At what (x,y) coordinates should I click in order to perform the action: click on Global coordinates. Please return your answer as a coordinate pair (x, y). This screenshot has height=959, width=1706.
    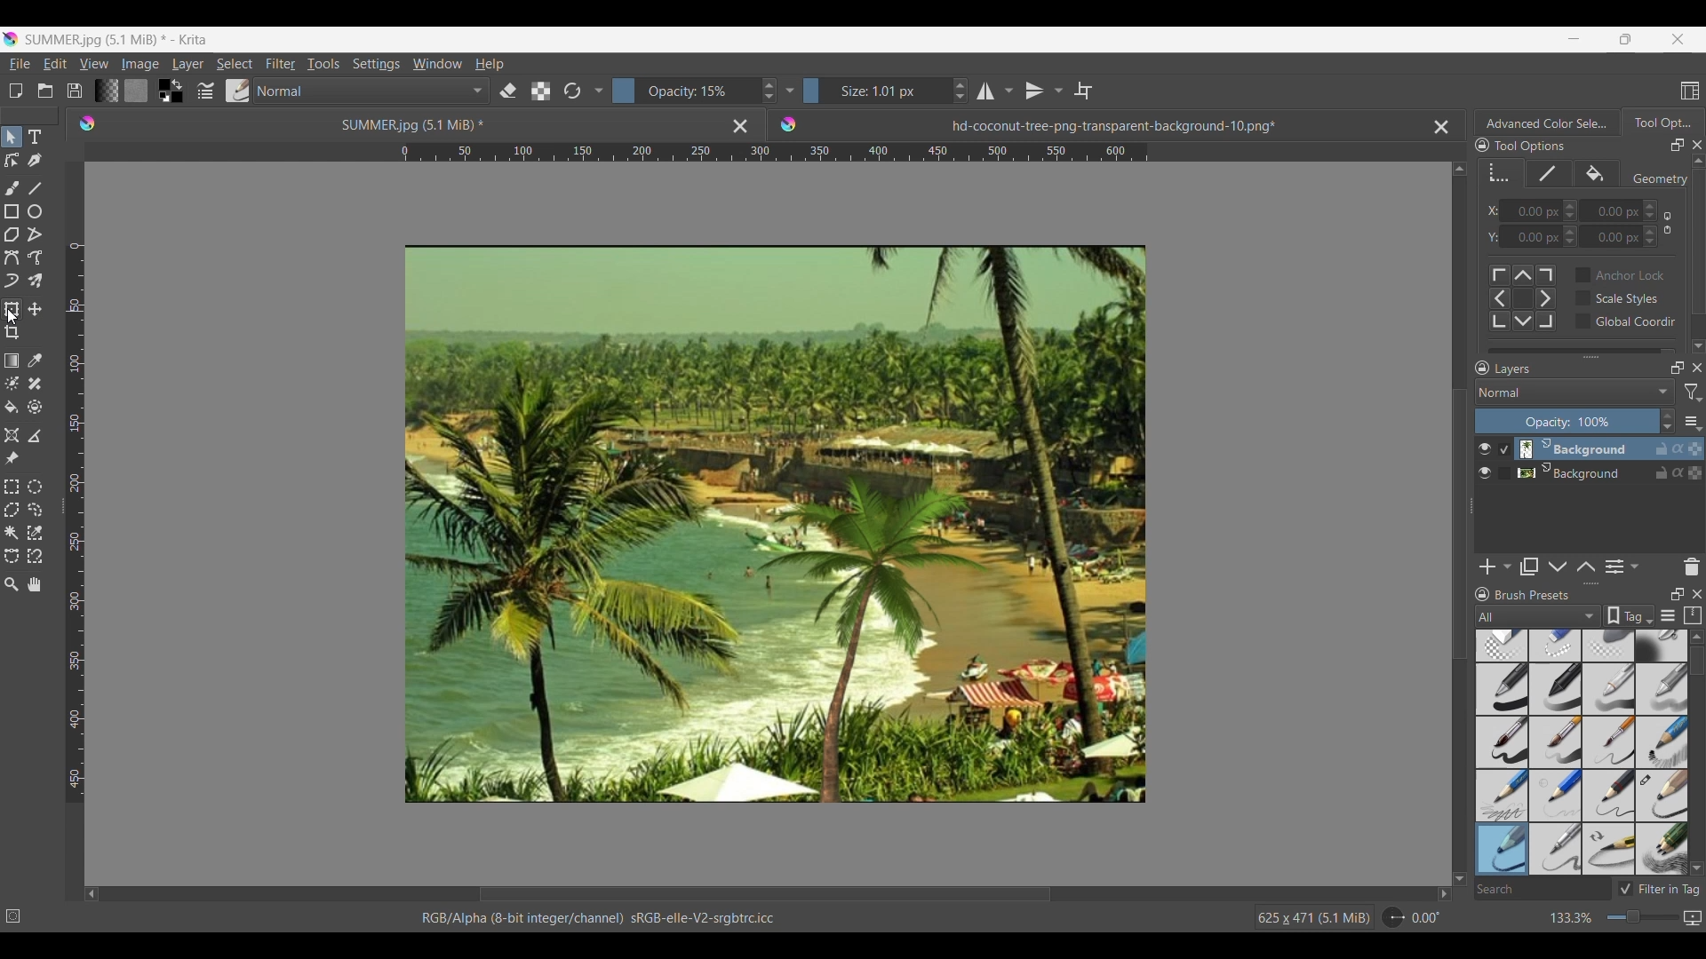
    Looking at the image, I should click on (1625, 321).